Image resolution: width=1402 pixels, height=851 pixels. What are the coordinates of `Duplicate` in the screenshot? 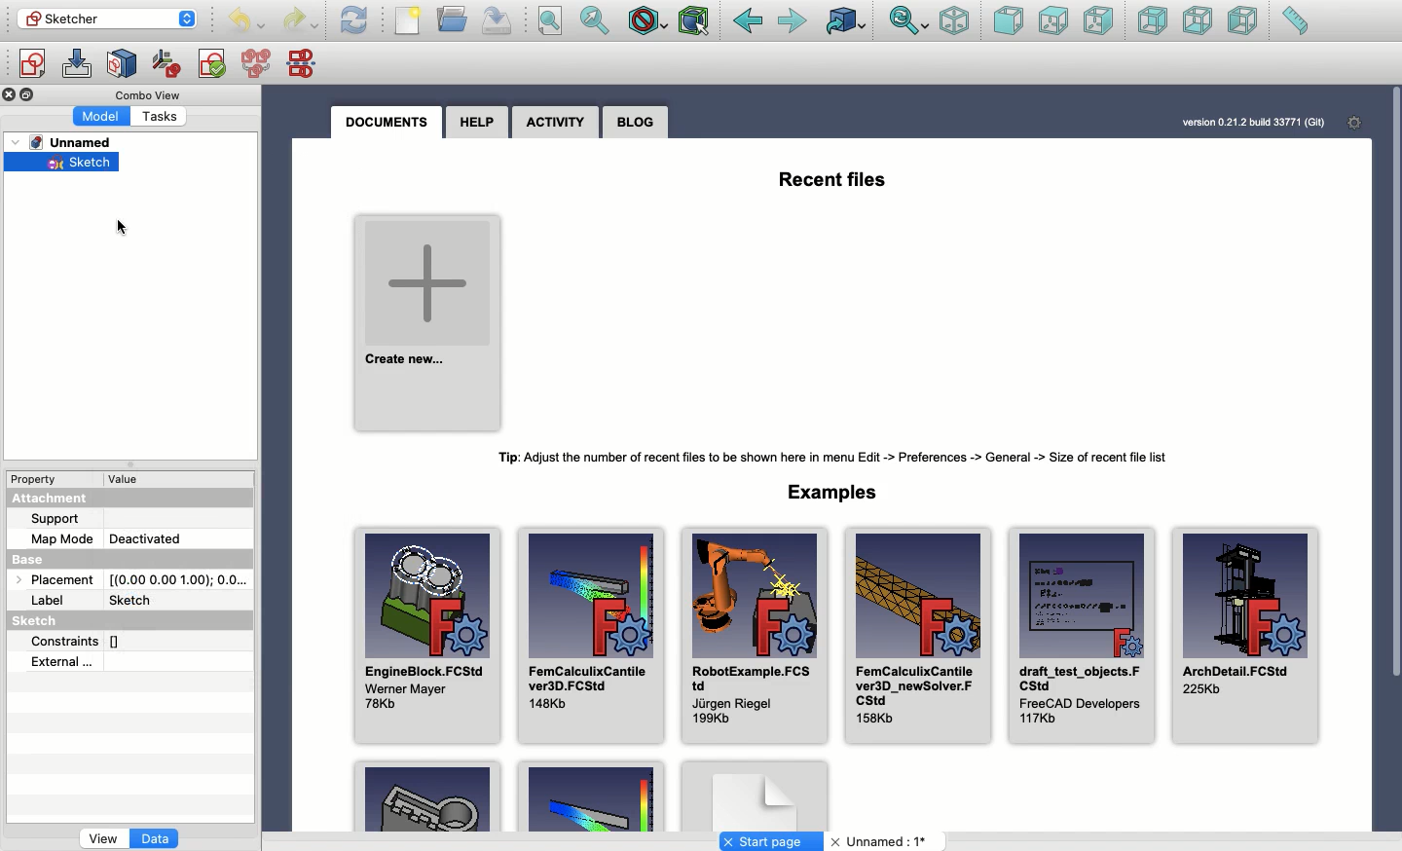 It's located at (30, 95).